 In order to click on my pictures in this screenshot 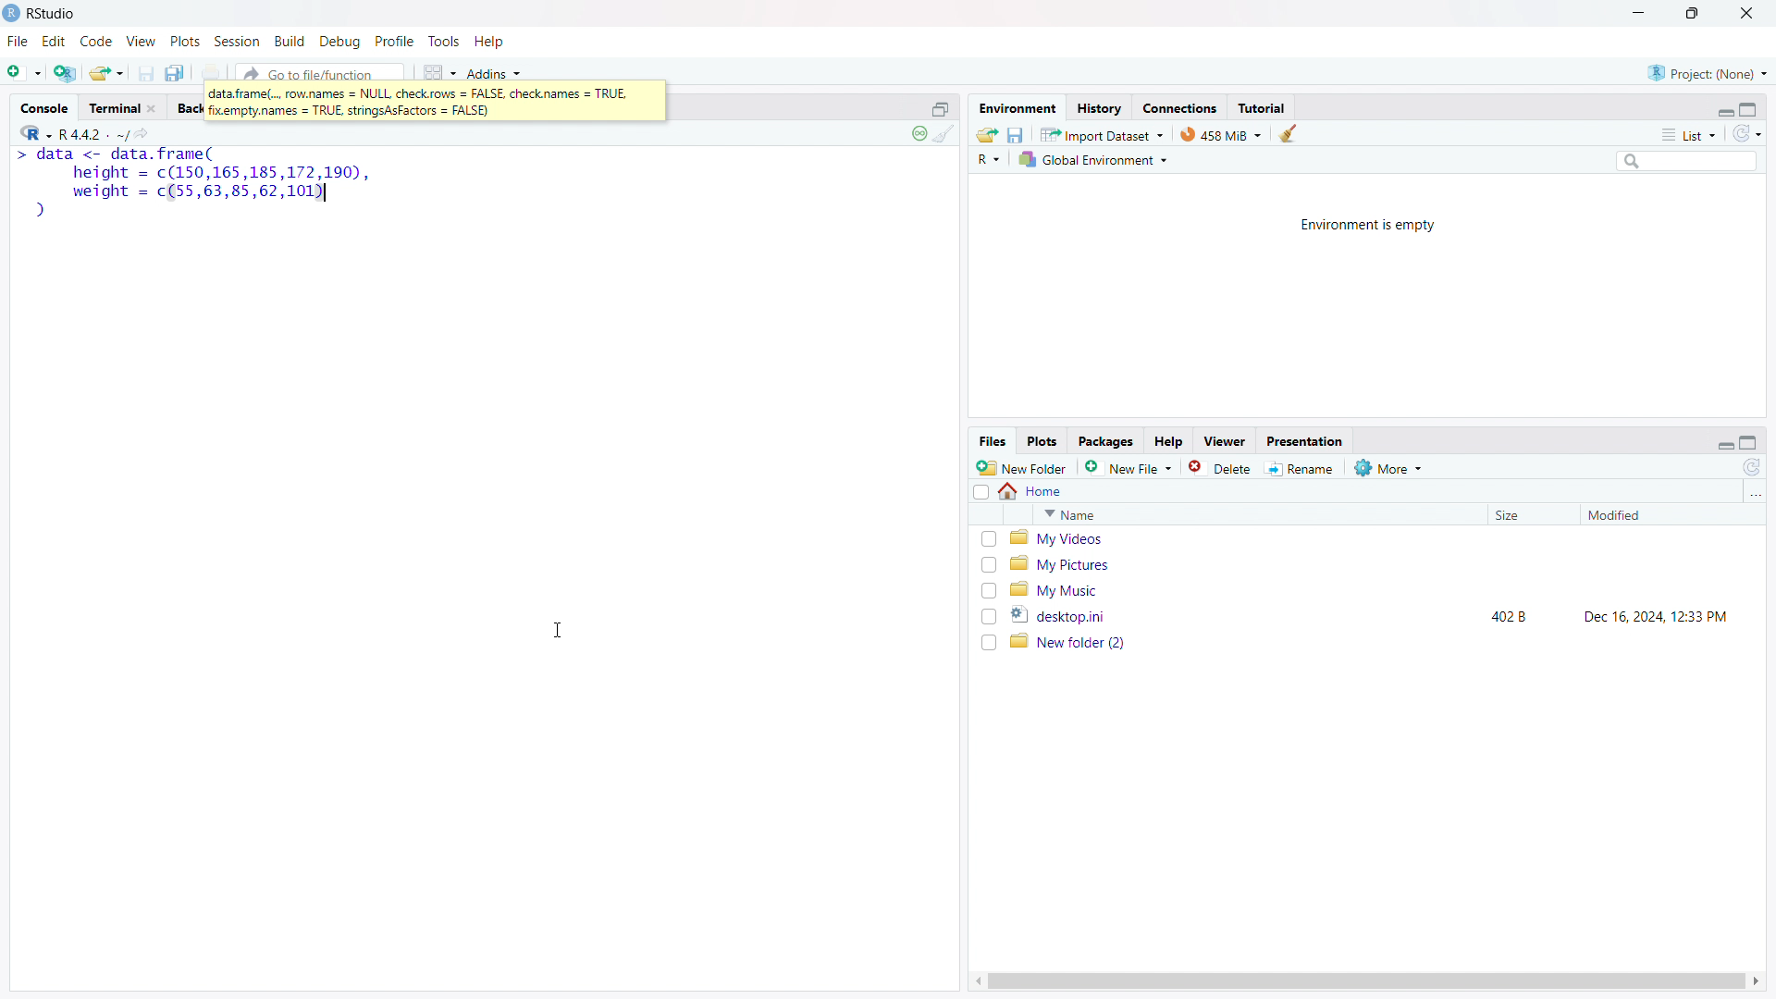, I will do `click(1379, 563)`.